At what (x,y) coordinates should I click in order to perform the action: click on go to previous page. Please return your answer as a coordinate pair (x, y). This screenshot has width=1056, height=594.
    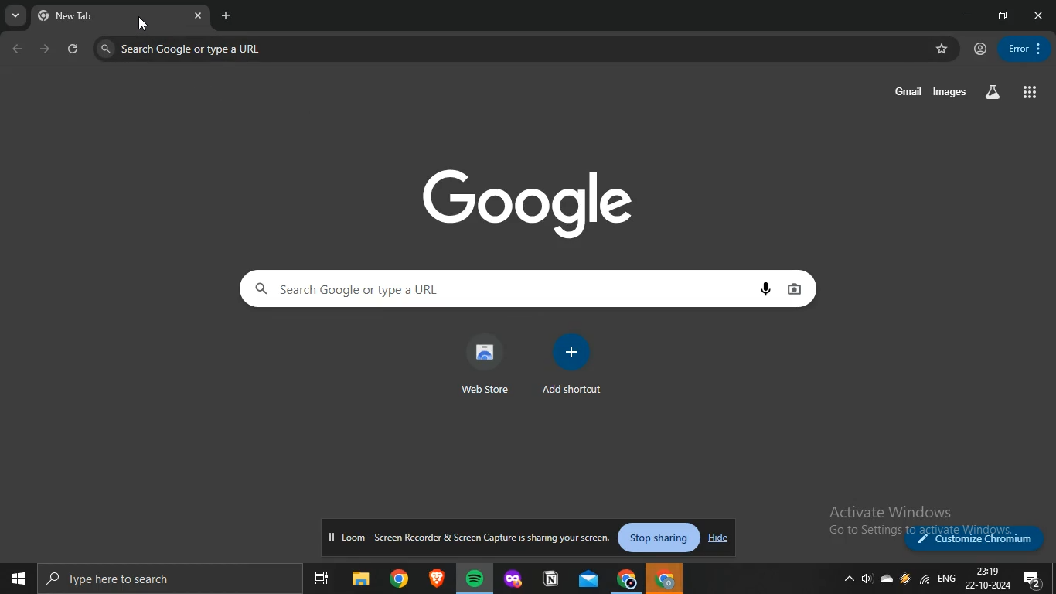
    Looking at the image, I should click on (19, 49).